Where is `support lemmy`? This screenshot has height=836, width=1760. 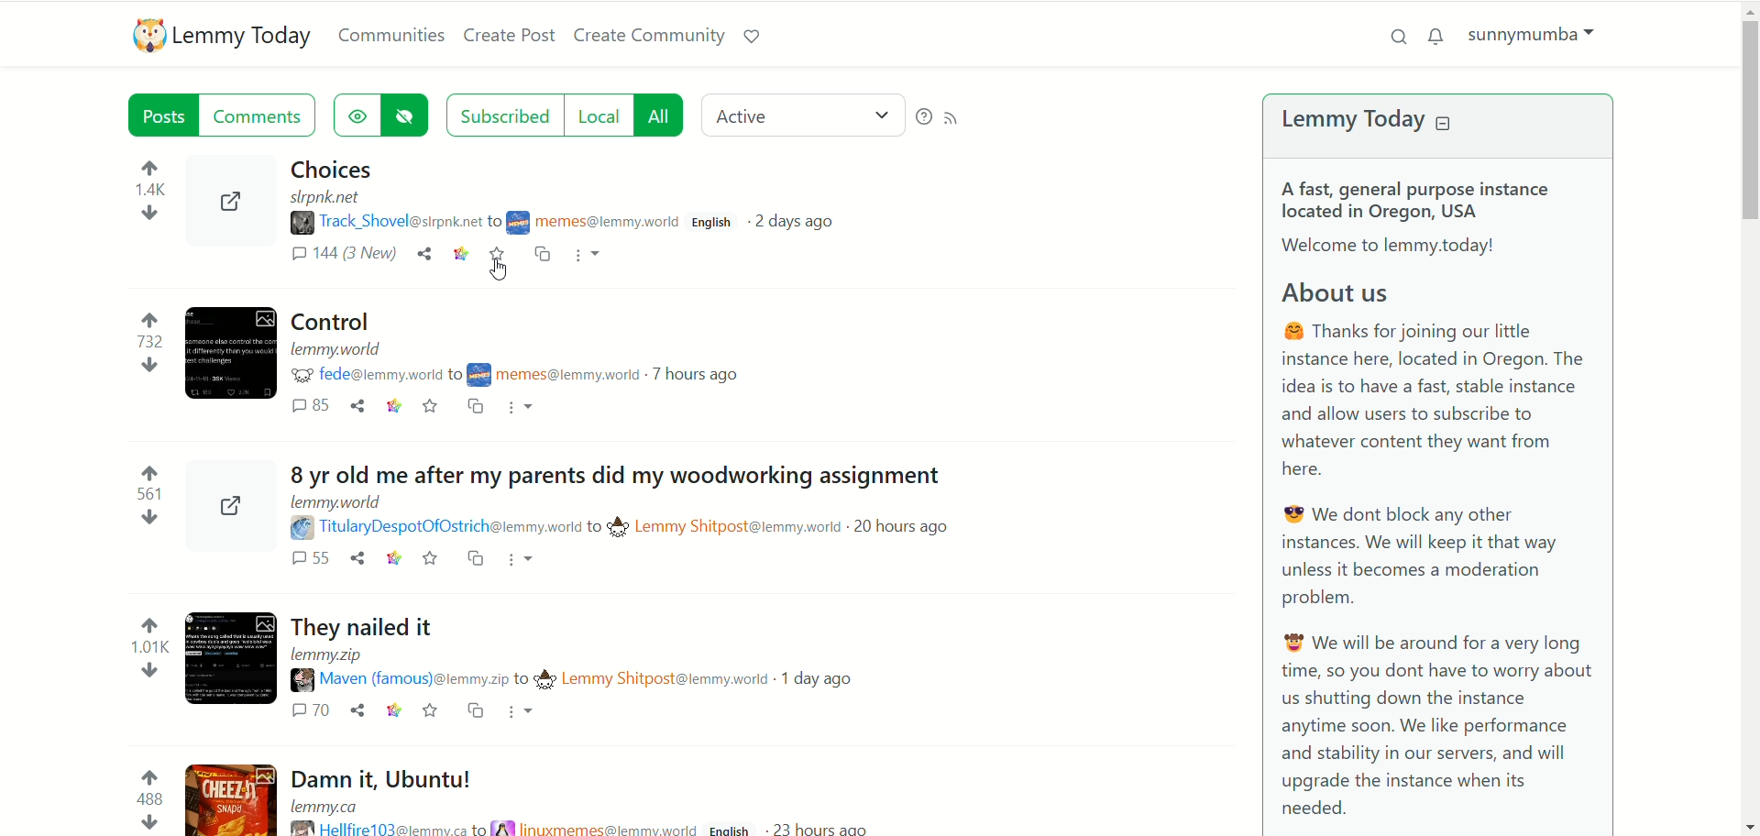
support lemmy is located at coordinates (760, 38).